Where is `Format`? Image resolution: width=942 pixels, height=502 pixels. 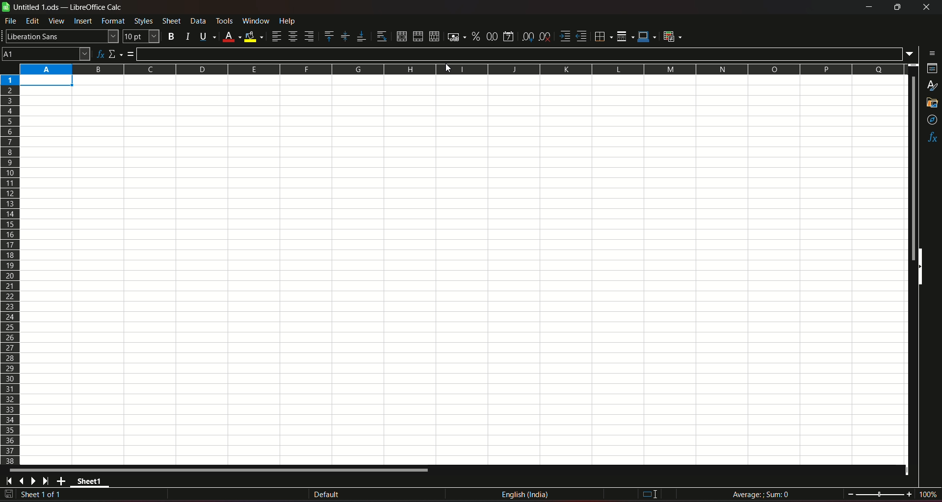
Format is located at coordinates (114, 22).